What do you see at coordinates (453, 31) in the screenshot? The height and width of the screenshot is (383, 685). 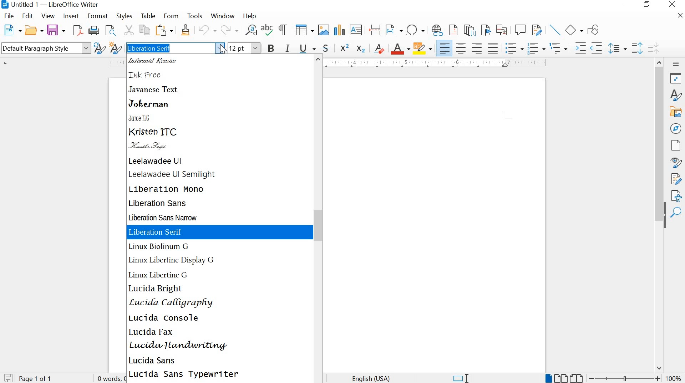 I see `INSERT FOOTNOTE` at bounding box center [453, 31].